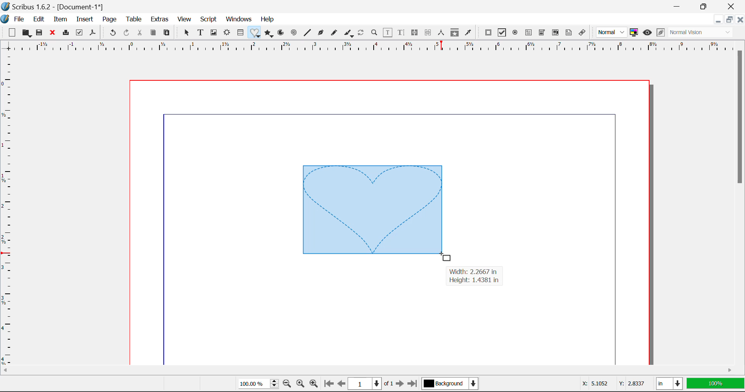  I want to click on First Page, so click(329, 384).